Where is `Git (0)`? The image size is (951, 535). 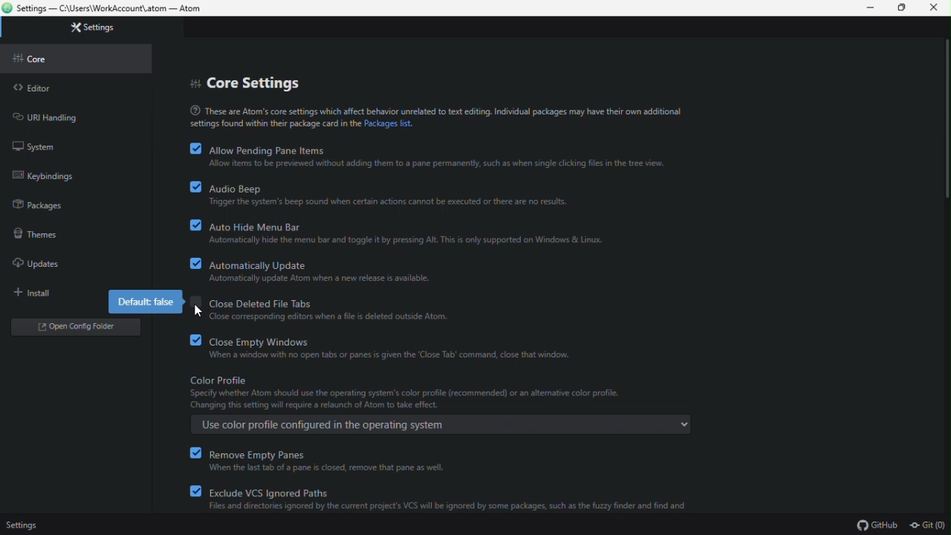
Git (0) is located at coordinates (926, 525).